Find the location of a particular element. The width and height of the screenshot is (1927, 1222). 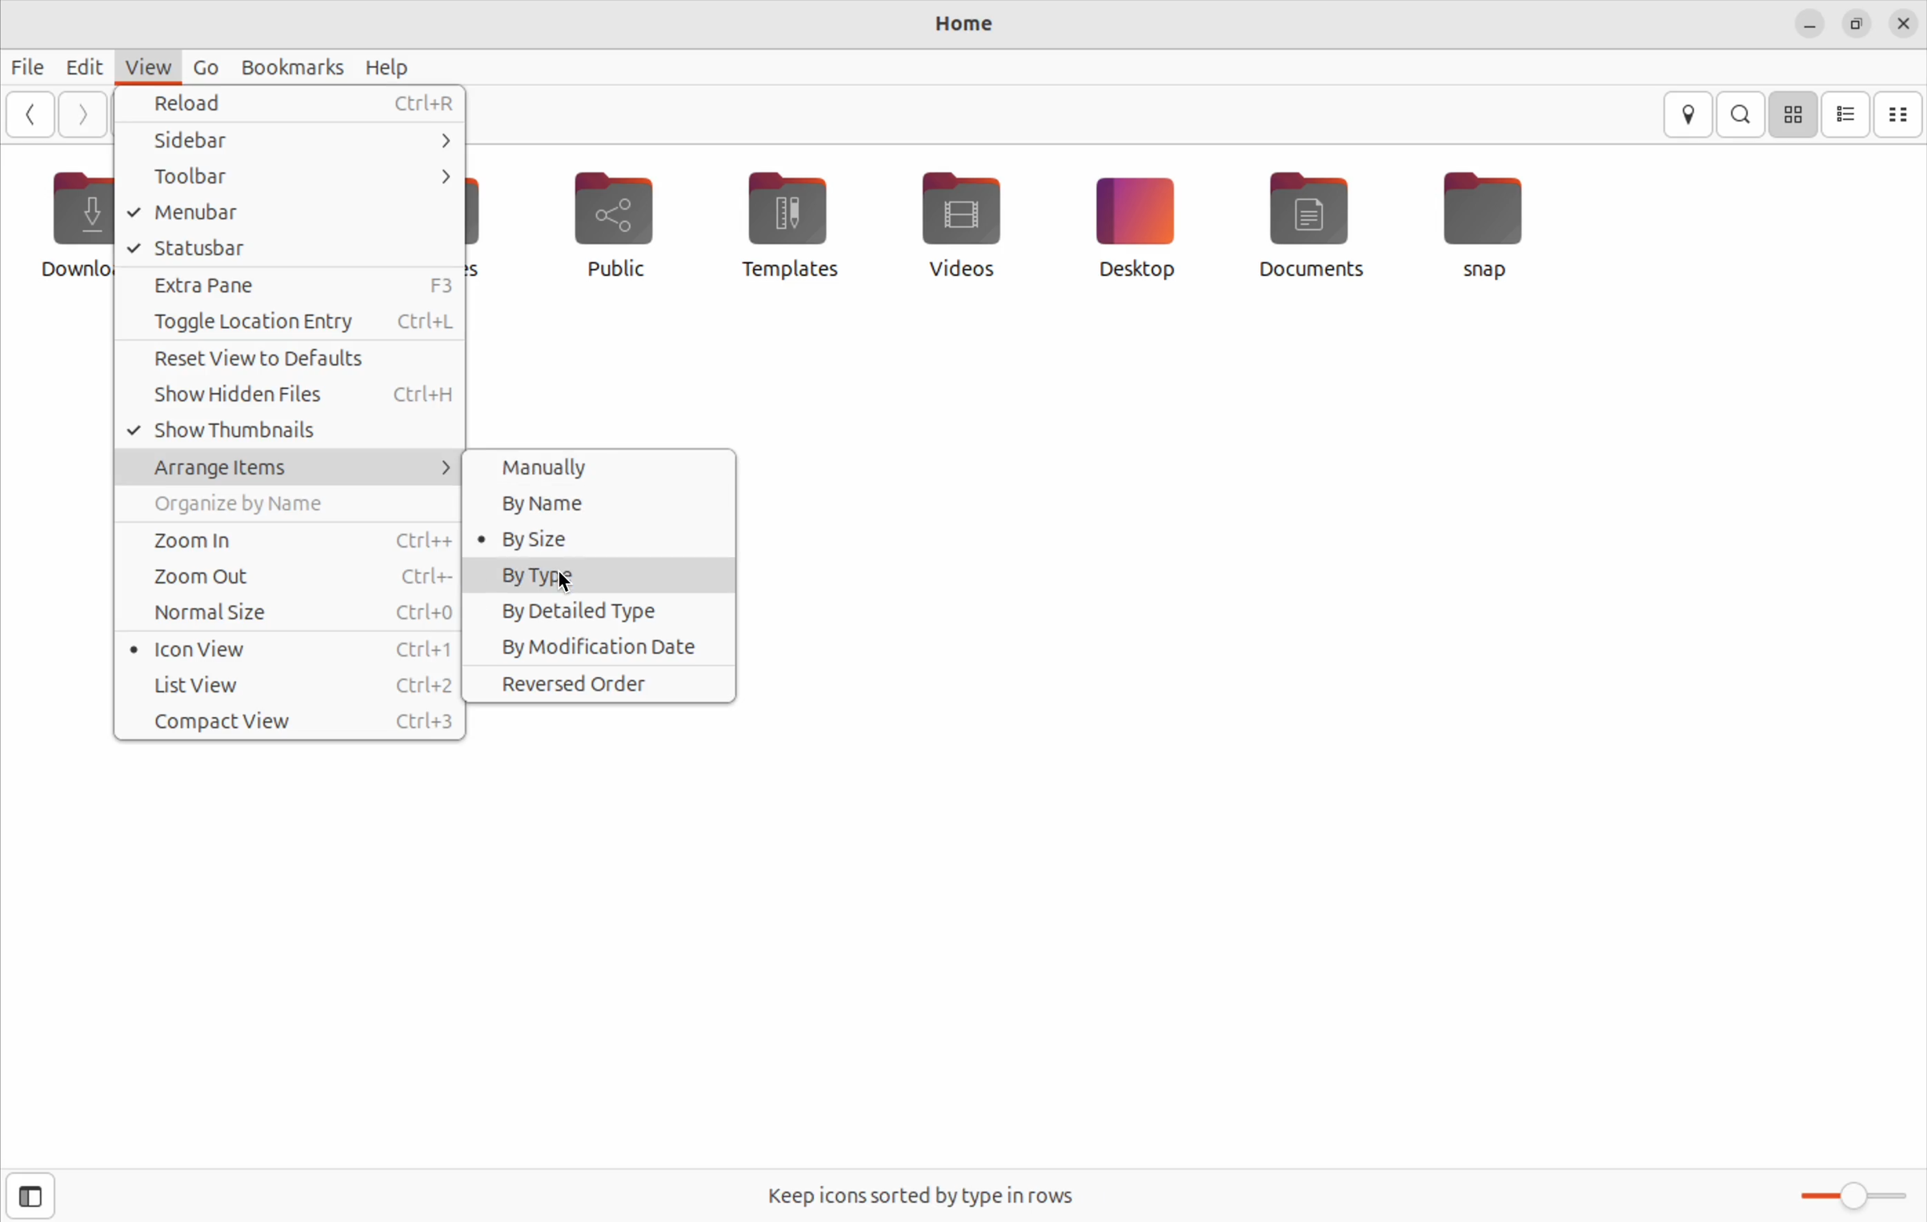

extra pane is located at coordinates (290, 285).